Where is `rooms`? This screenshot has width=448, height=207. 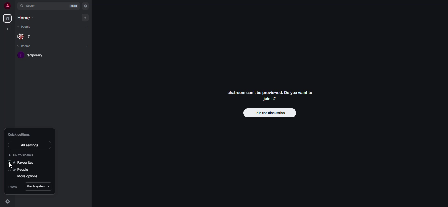 rooms is located at coordinates (24, 47).